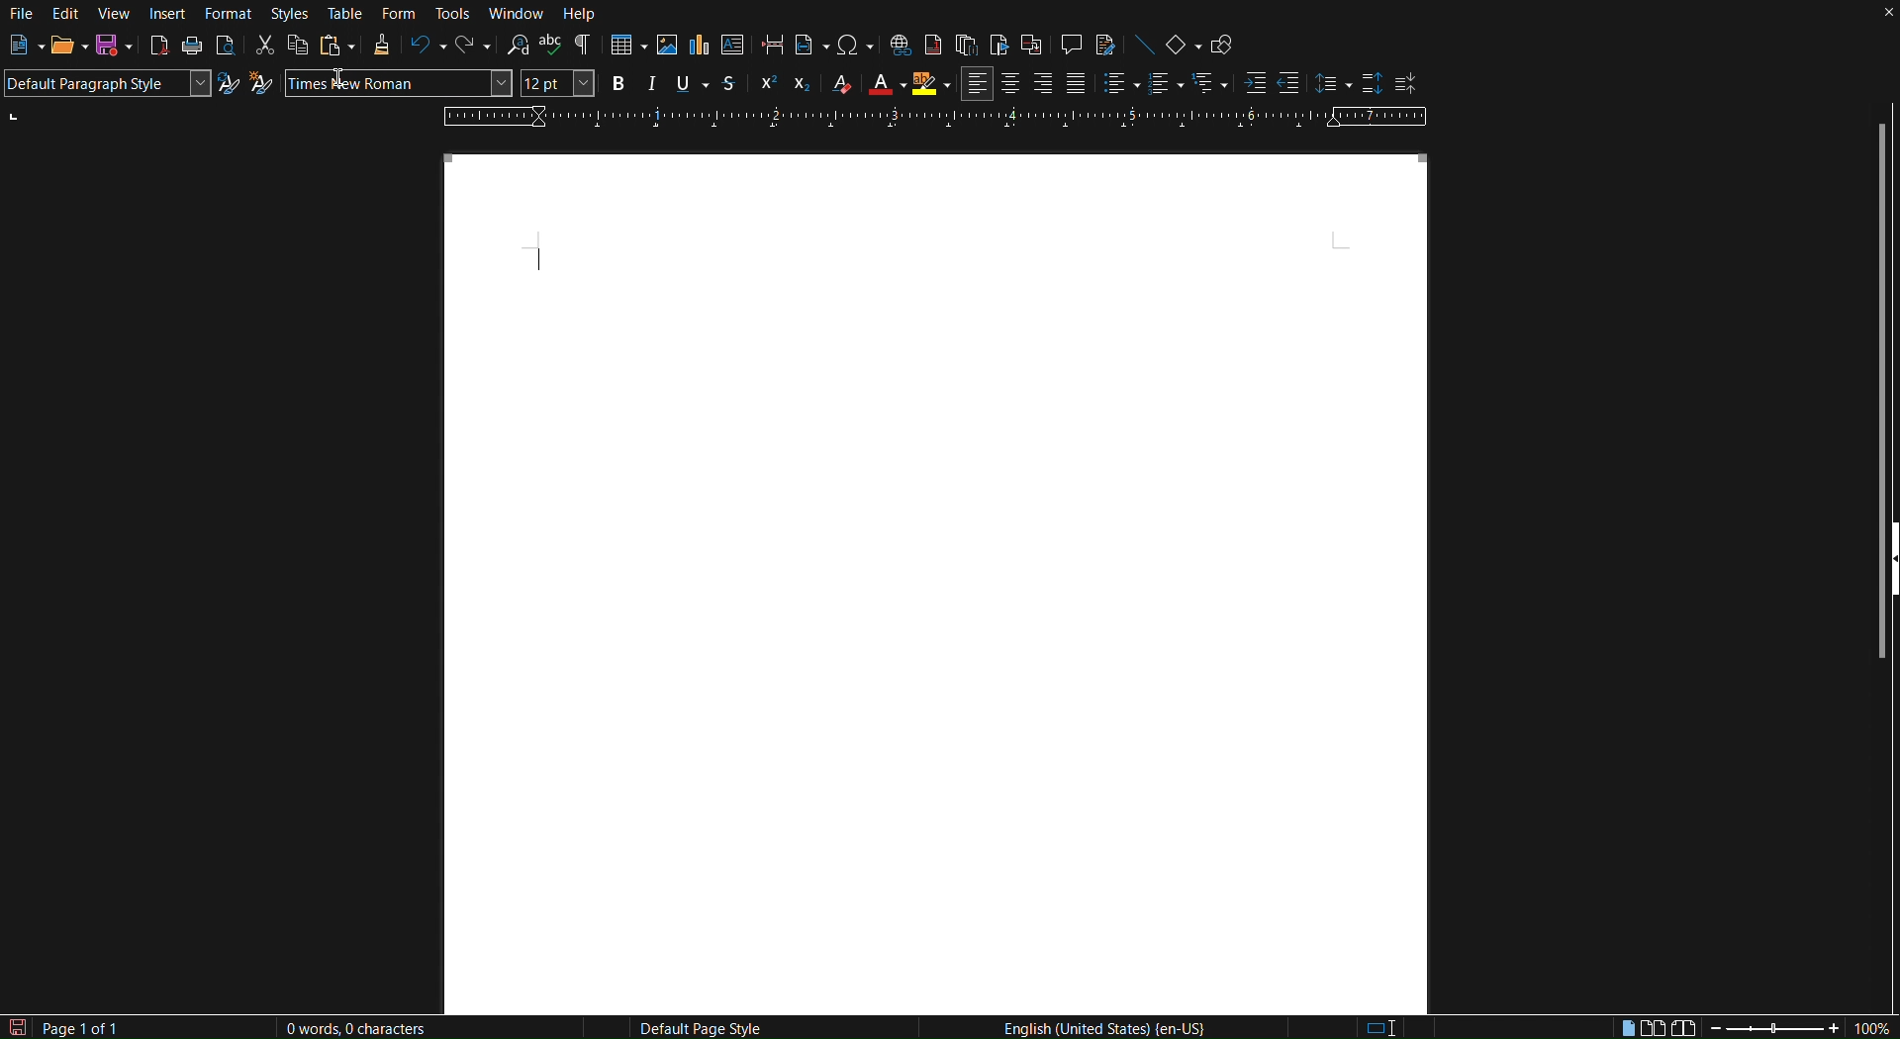  What do you see at coordinates (66, 14) in the screenshot?
I see `Edit ` at bounding box center [66, 14].